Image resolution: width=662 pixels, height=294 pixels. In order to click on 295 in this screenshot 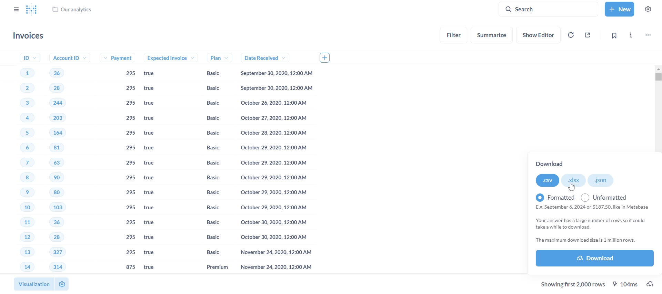, I will do `click(131, 178)`.